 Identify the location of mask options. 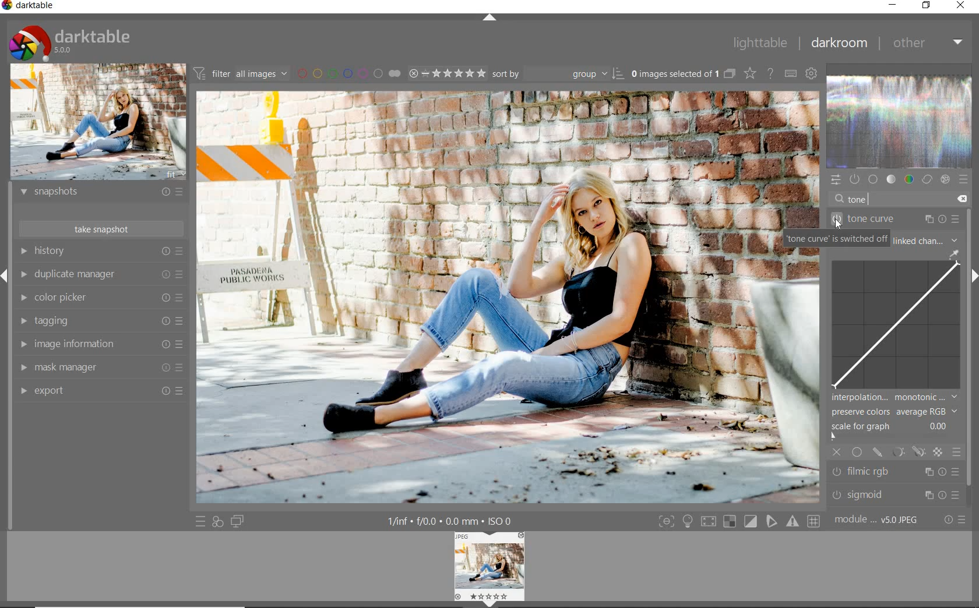
(907, 453).